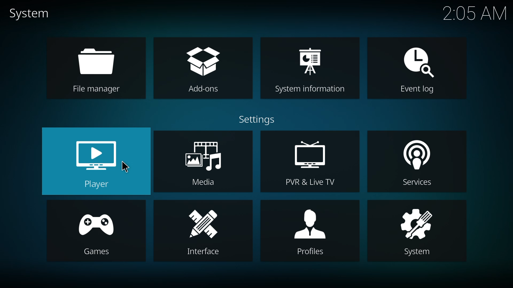  Describe the element at coordinates (204, 69) in the screenshot. I see `add-ons` at that location.